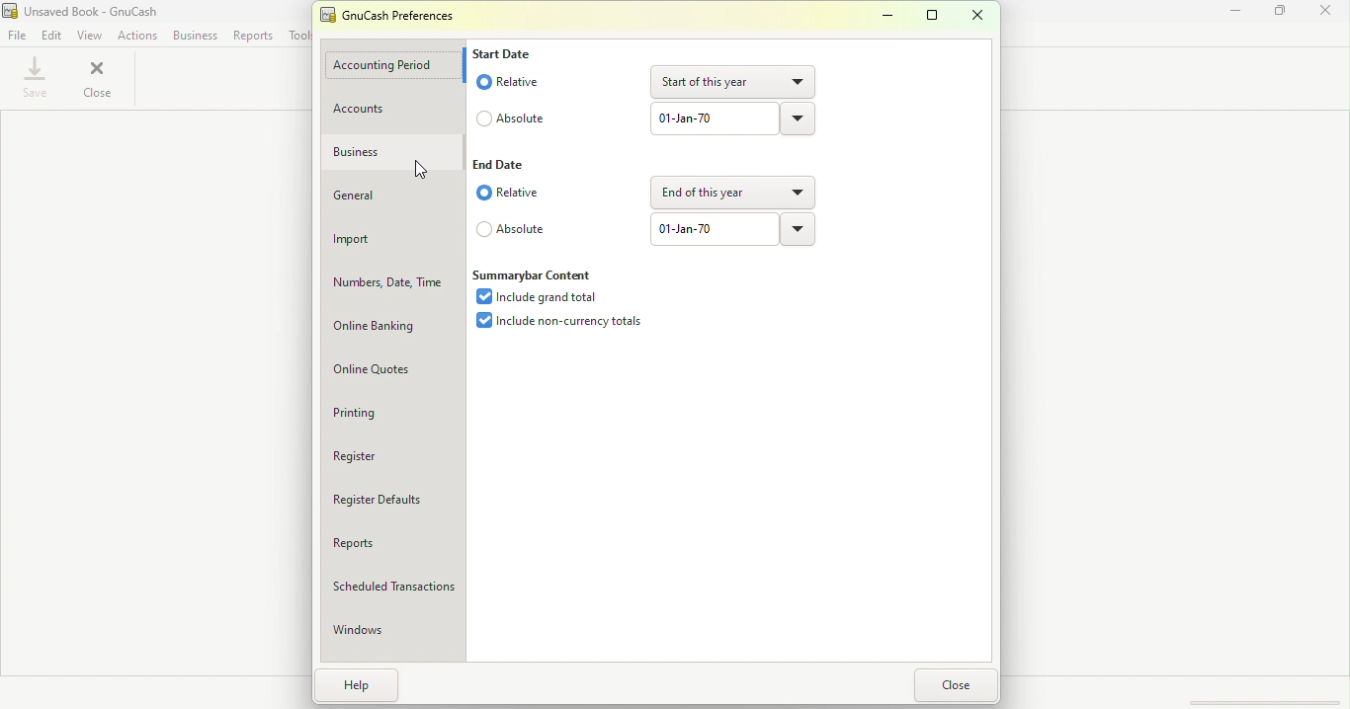 The height and width of the screenshot is (709, 1350). Describe the element at coordinates (394, 239) in the screenshot. I see `Import` at that location.